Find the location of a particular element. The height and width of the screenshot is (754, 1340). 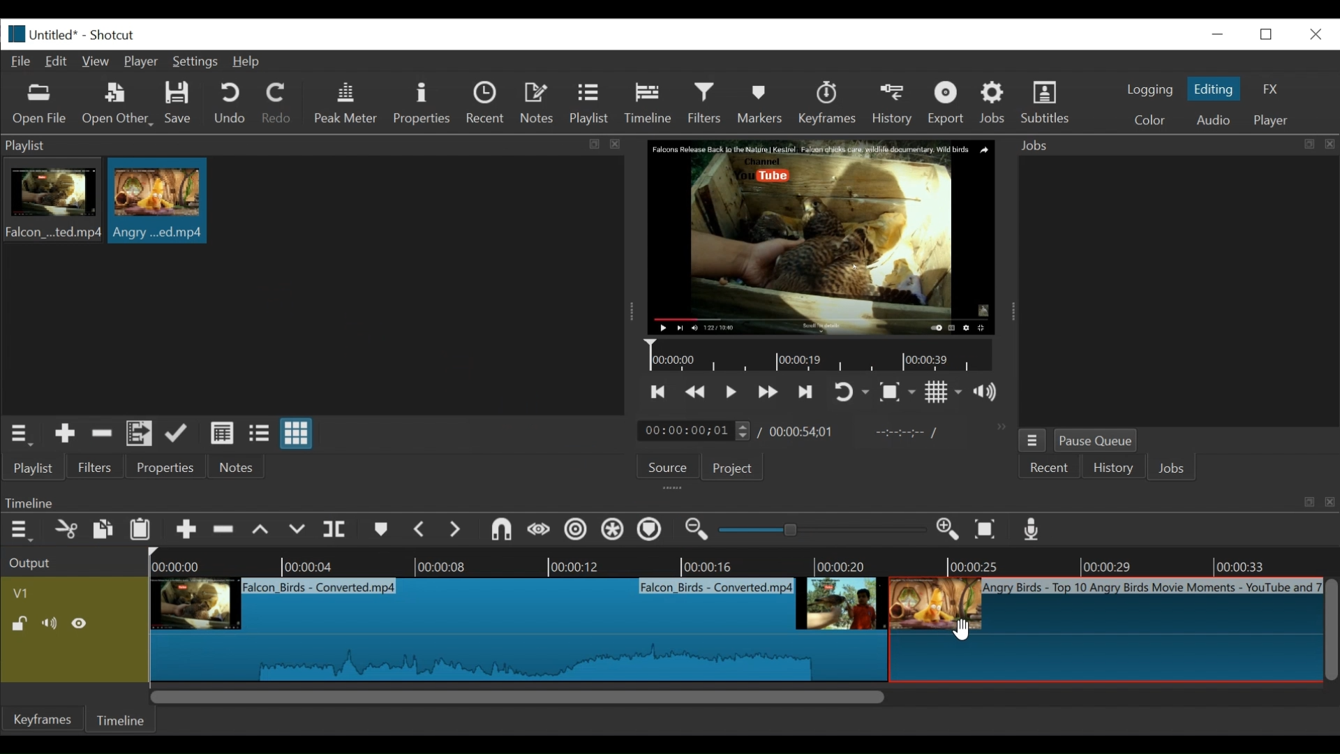

current duration is located at coordinates (696, 431).